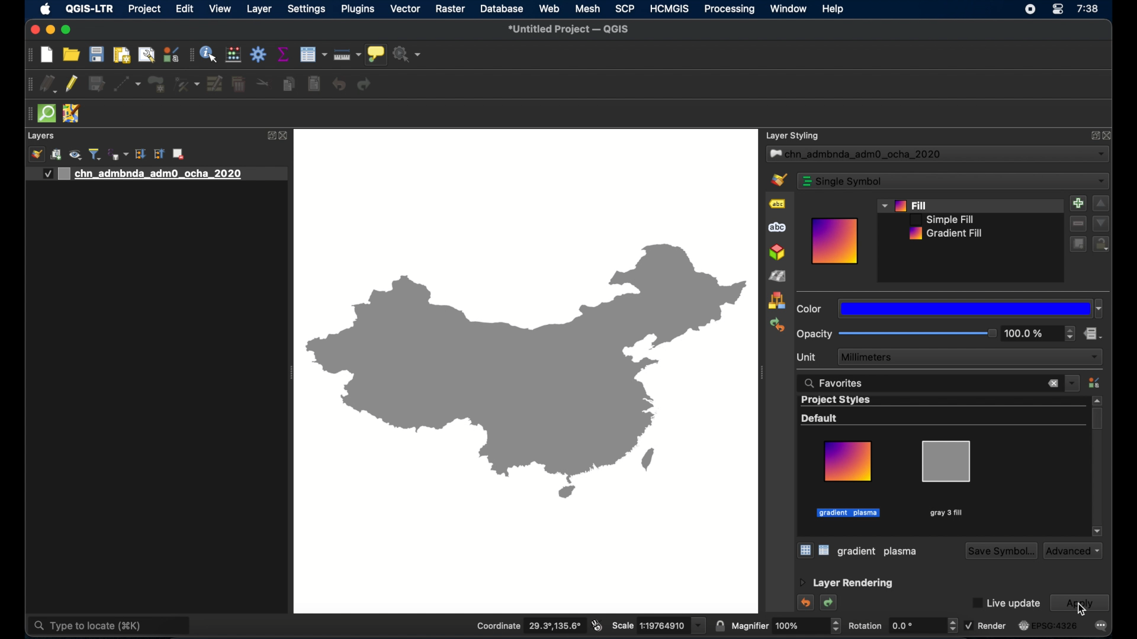  Describe the element at coordinates (837, 629) in the screenshot. I see `increase/decrease arrows` at that location.